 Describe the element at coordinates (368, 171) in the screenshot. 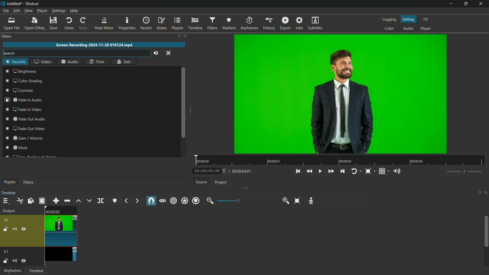

I see `toggle zoom` at that location.